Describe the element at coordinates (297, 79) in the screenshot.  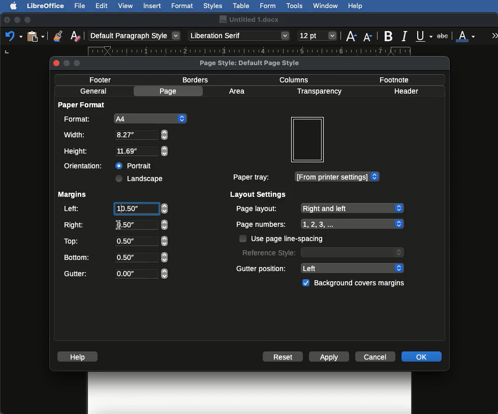
I see `Columns` at that location.